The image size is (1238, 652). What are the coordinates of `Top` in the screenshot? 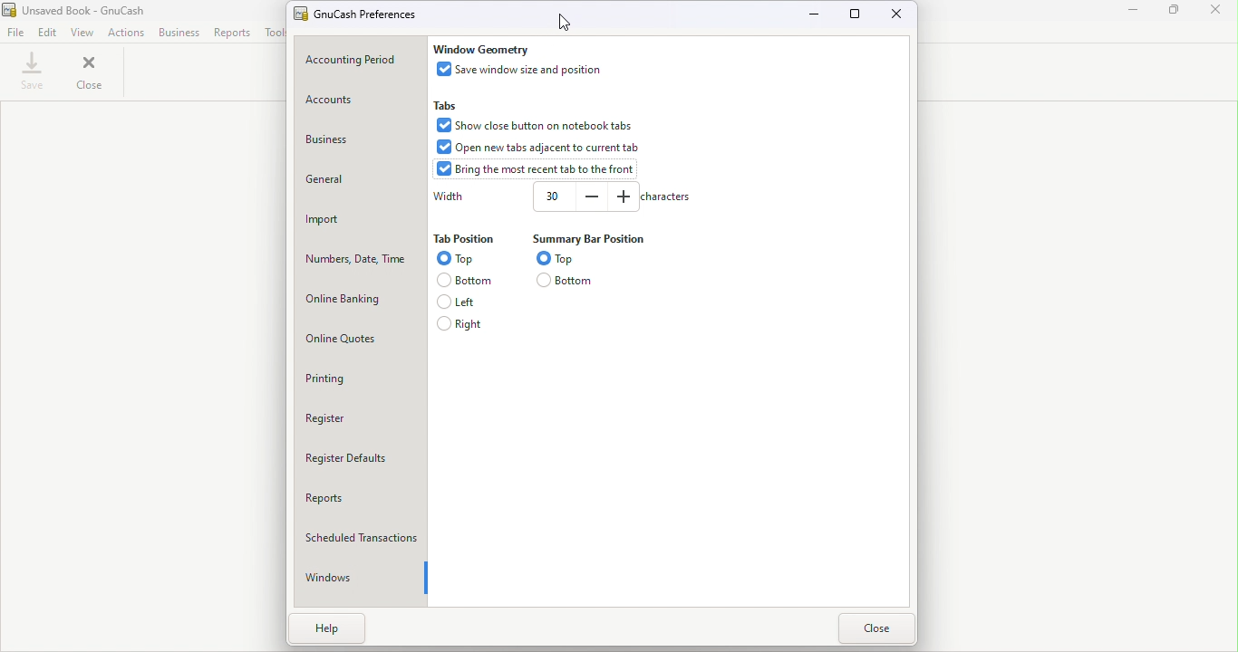 It's located at (559, 257).